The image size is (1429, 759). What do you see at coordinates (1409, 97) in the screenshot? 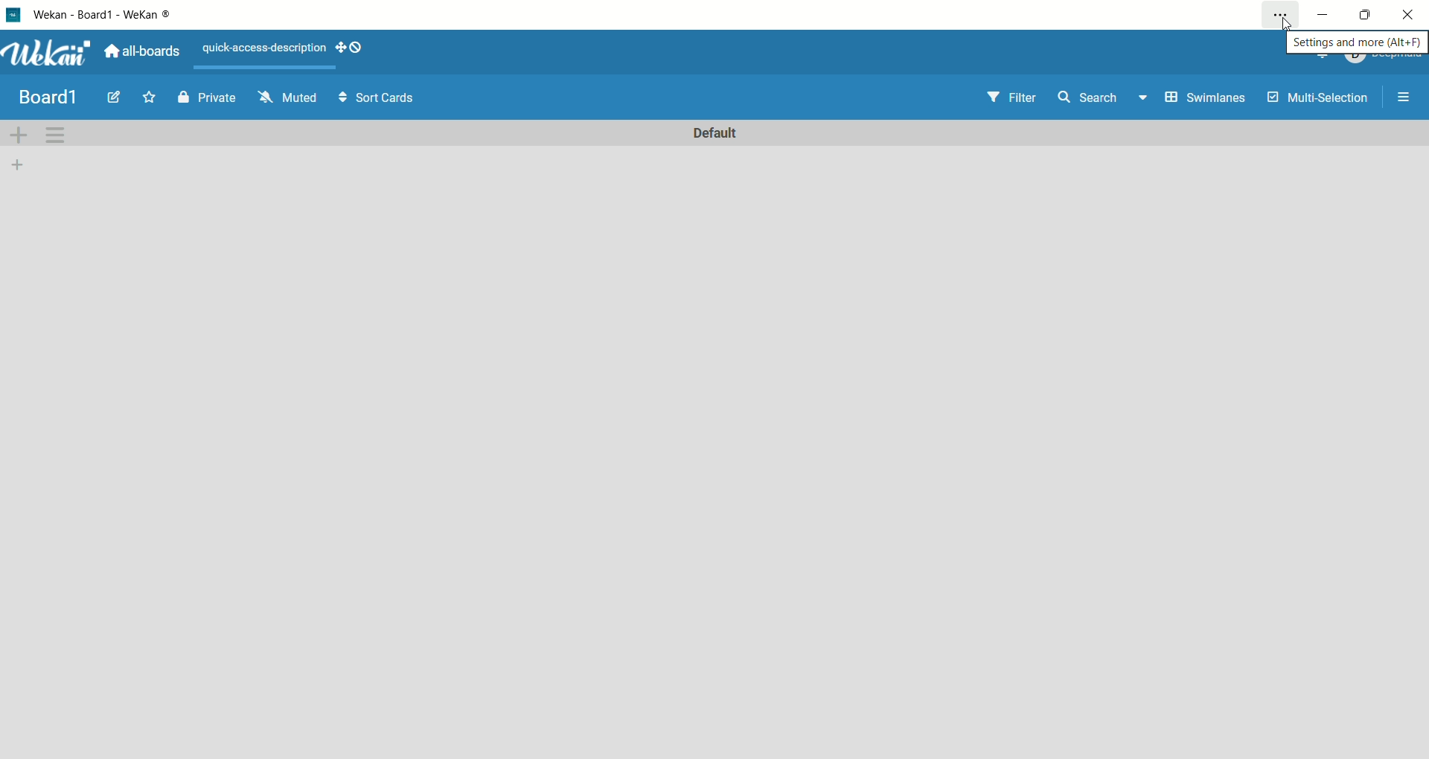
I see `options` at bounding box center [1409, 97].